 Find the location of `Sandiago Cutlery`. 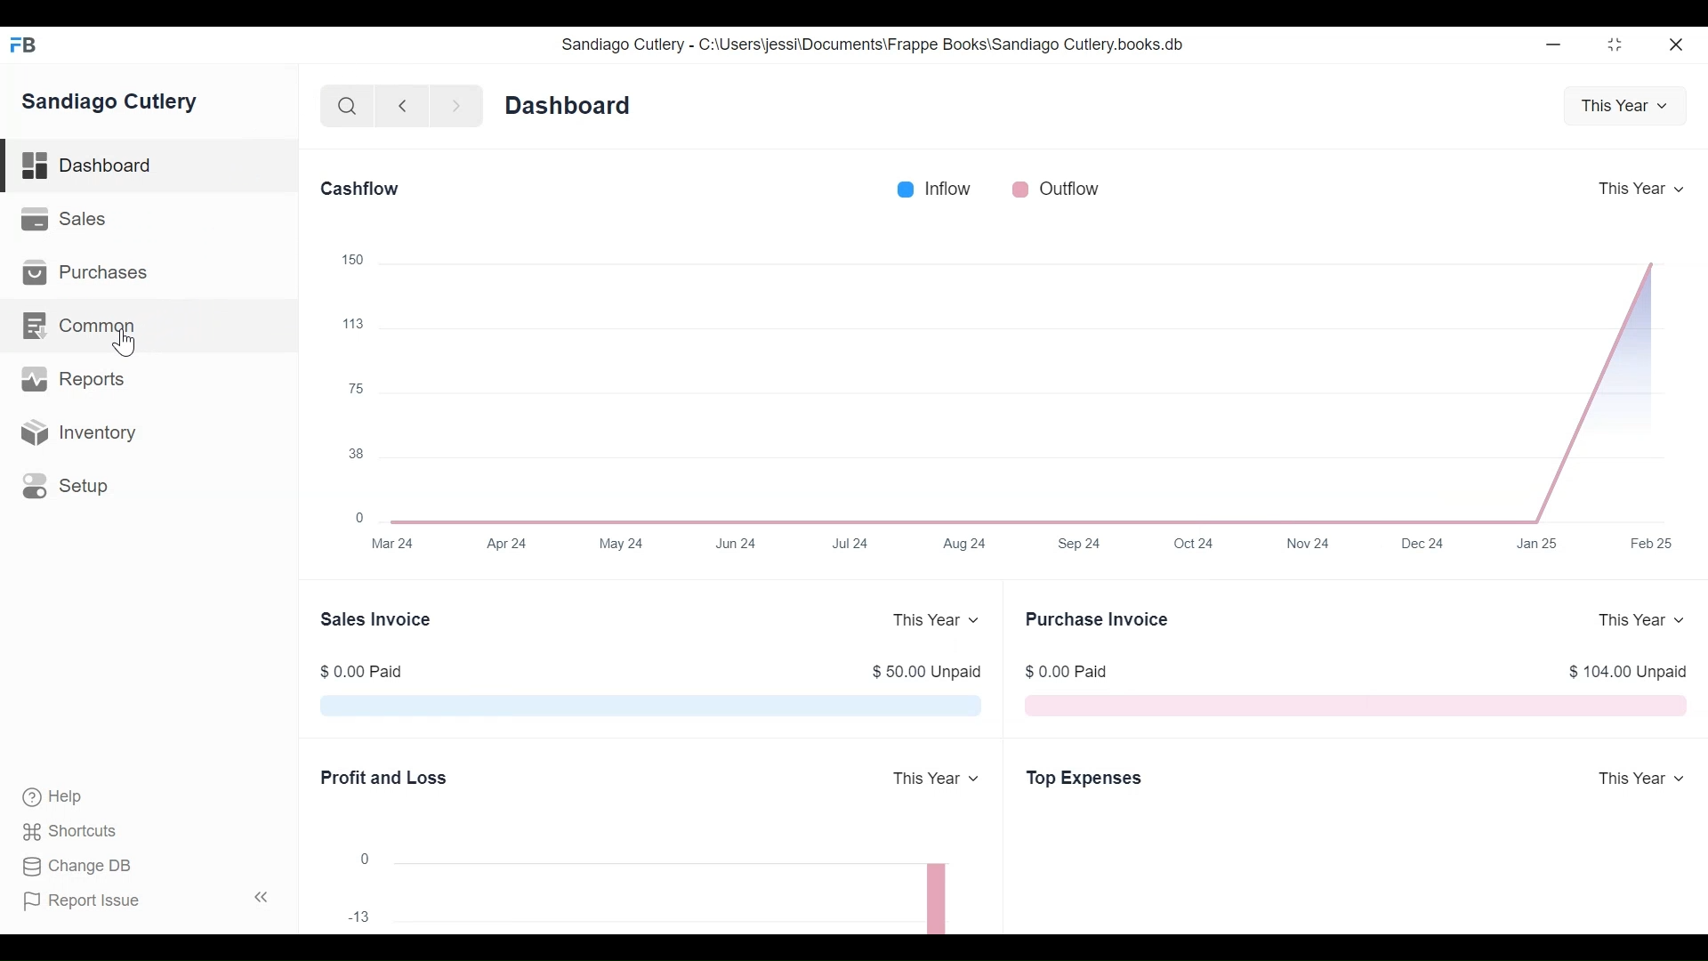

Sandiago Cutlery is located at coordinates (110, 102).